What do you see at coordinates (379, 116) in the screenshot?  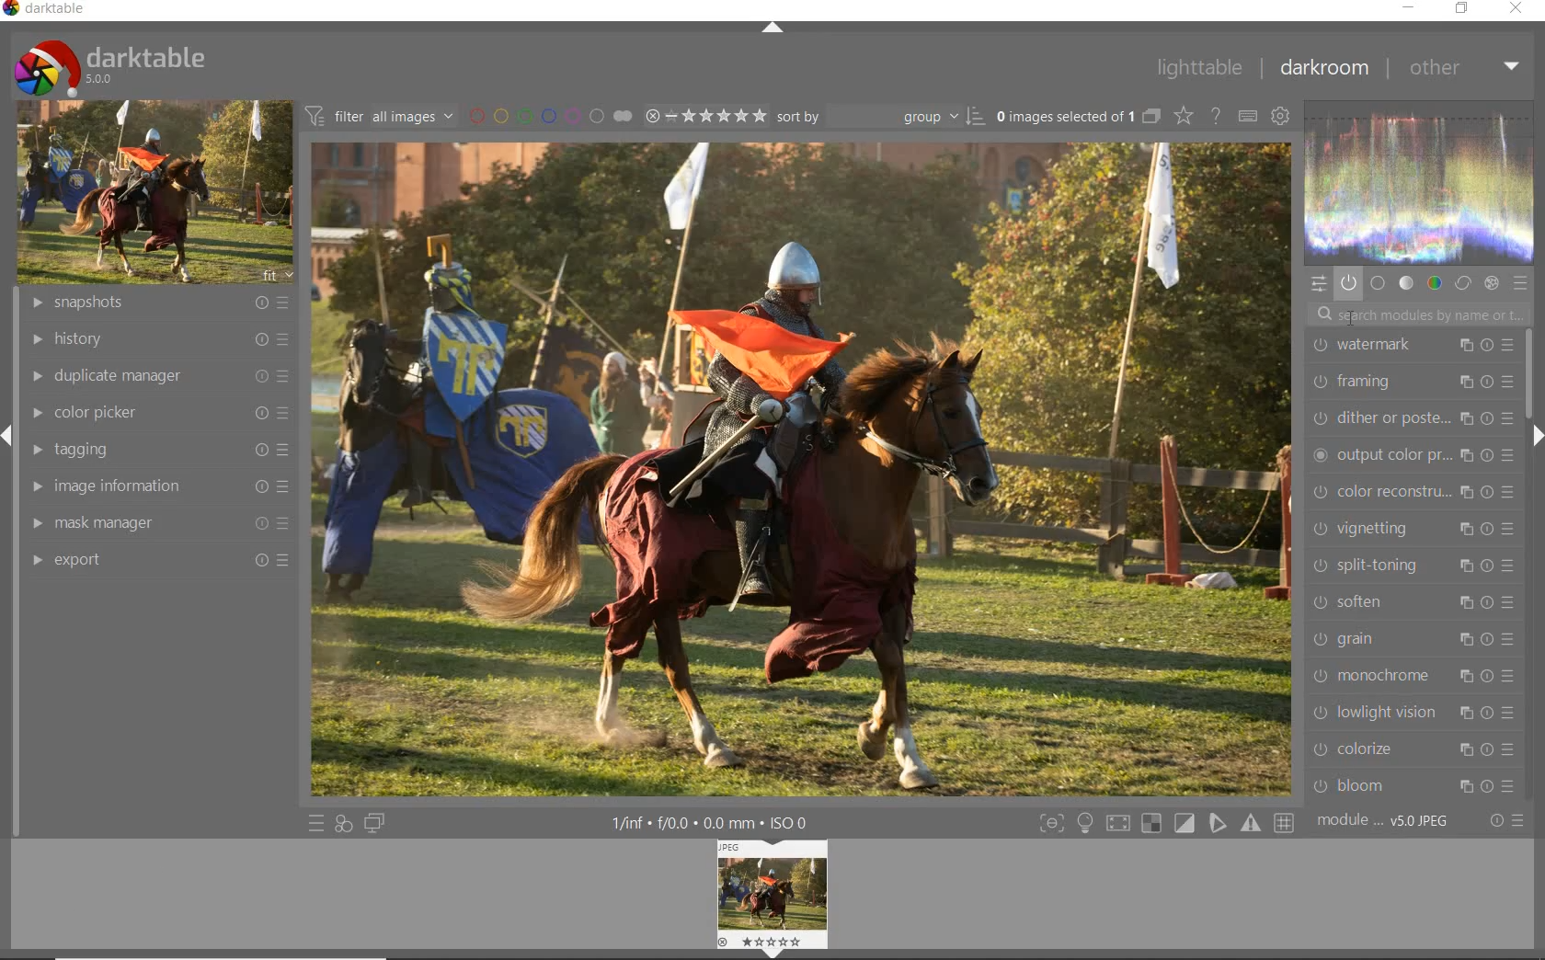 I see `filter all images` at bounding box center [379, 116].